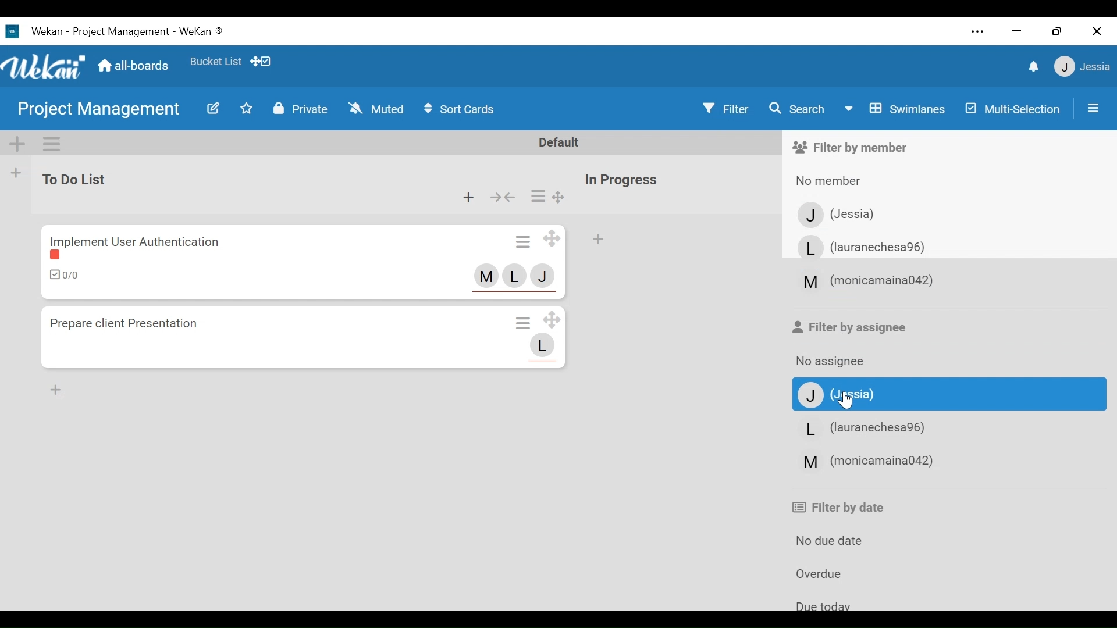  I want to click on Private, so click(301, 108).